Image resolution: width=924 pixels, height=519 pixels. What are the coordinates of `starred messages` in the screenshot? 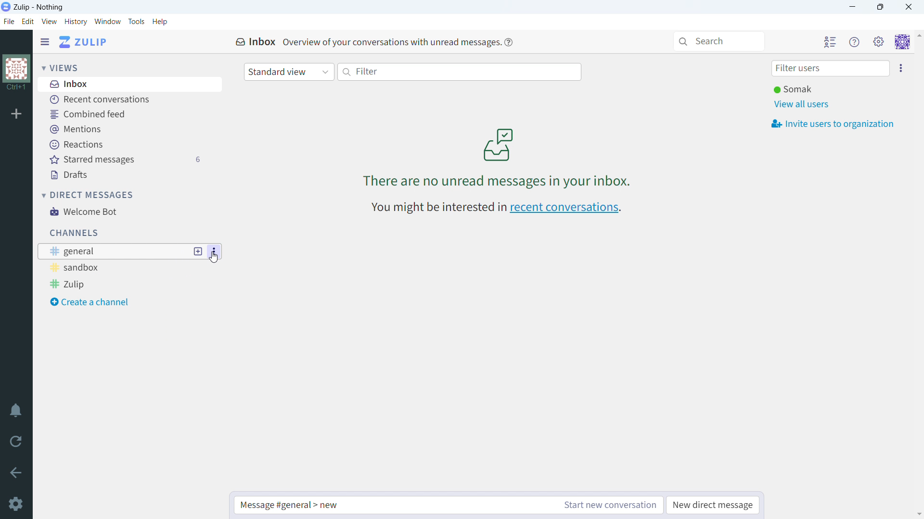 It's located at (124, 160).